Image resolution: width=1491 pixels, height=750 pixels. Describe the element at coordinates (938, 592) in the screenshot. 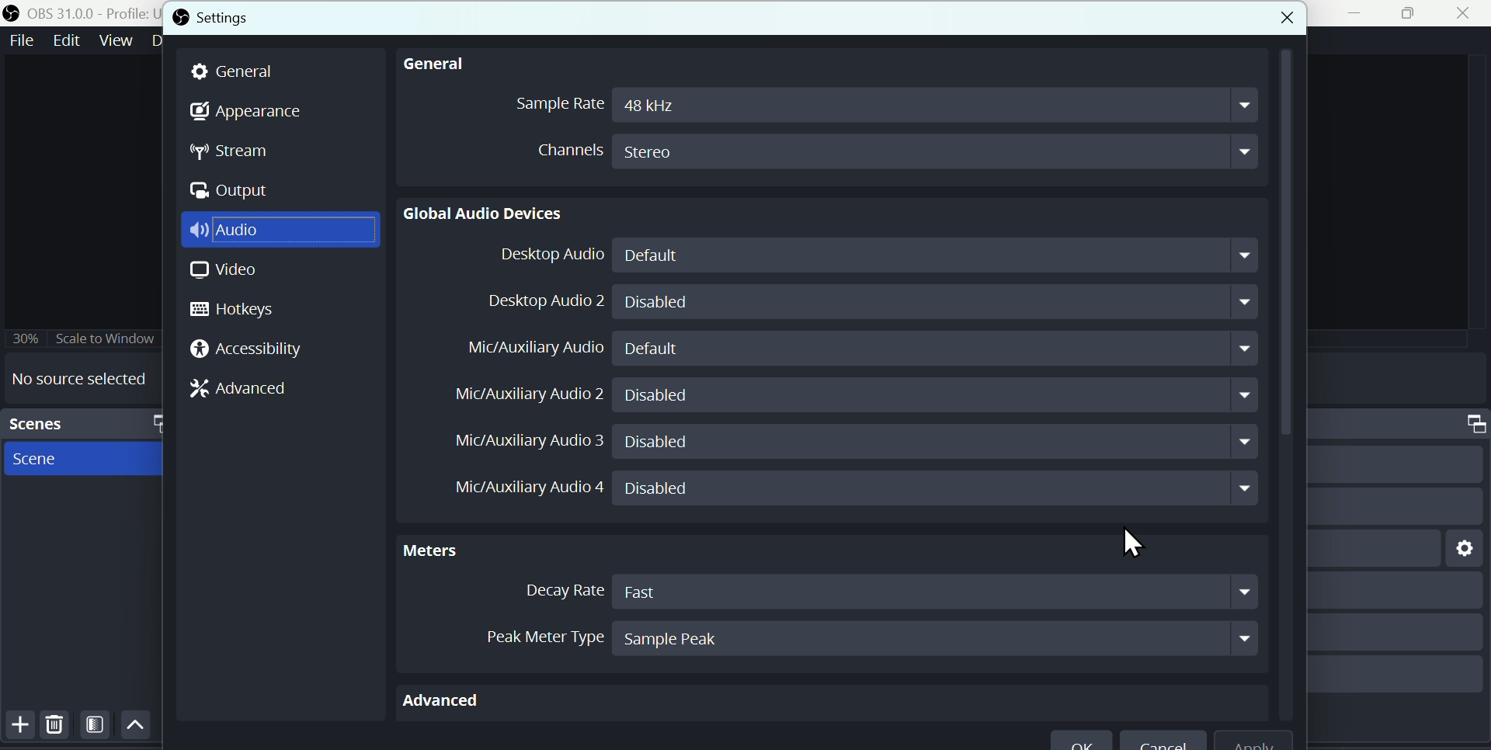

I see `Fast` at that location.